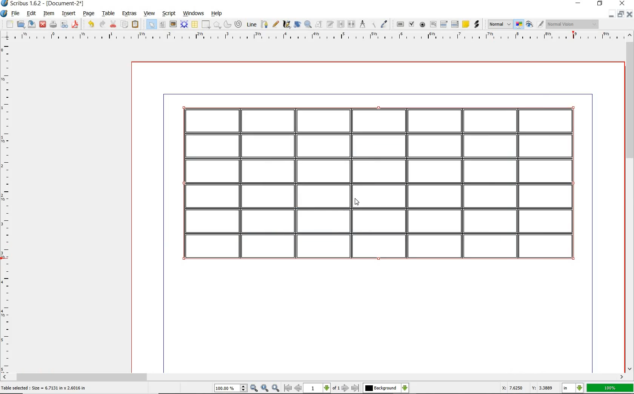  Describe the element at coordinates (32, 14) in the screenshot. I see `edit` at that location.